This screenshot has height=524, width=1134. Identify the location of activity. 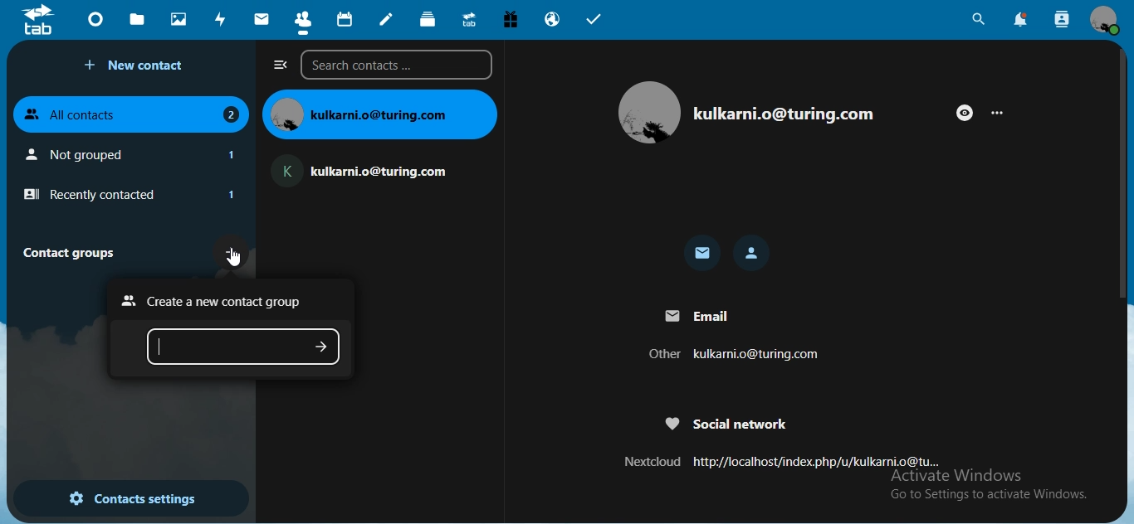
(222, 19).